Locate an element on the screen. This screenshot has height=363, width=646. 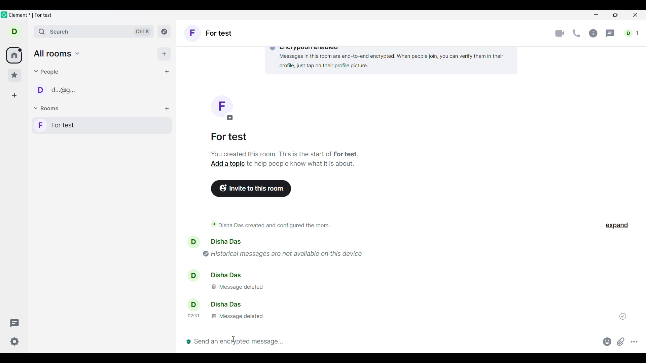
Add is located at coordinates (164, 54).